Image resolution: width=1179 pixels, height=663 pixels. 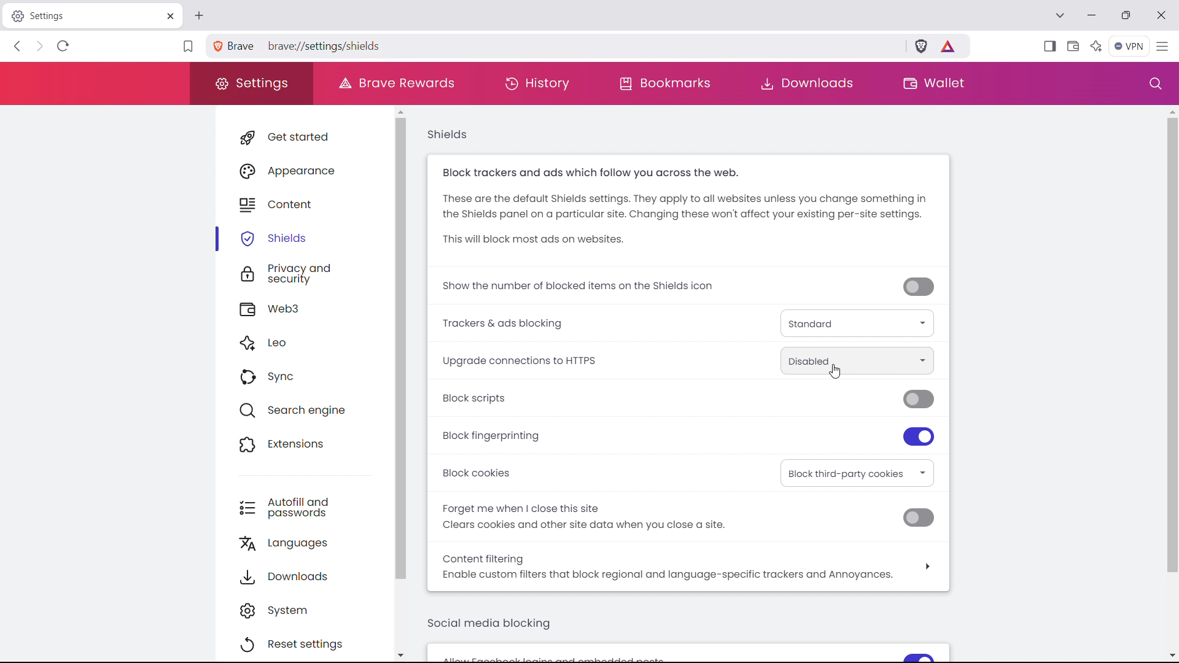 What do you see at coordinates (688, 566) in the screenshot?
I see `content filtering` at bounding box center [688, 566].